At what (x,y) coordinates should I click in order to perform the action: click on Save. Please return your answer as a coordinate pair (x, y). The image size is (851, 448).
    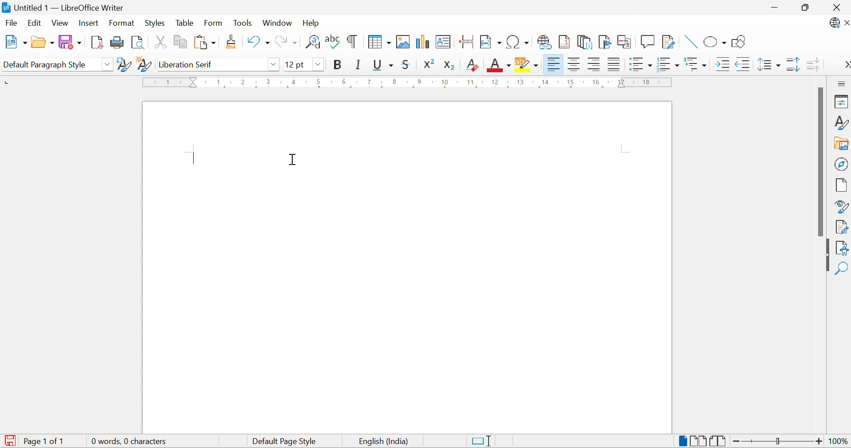
    Looking at the image, I should click on (69, 42).